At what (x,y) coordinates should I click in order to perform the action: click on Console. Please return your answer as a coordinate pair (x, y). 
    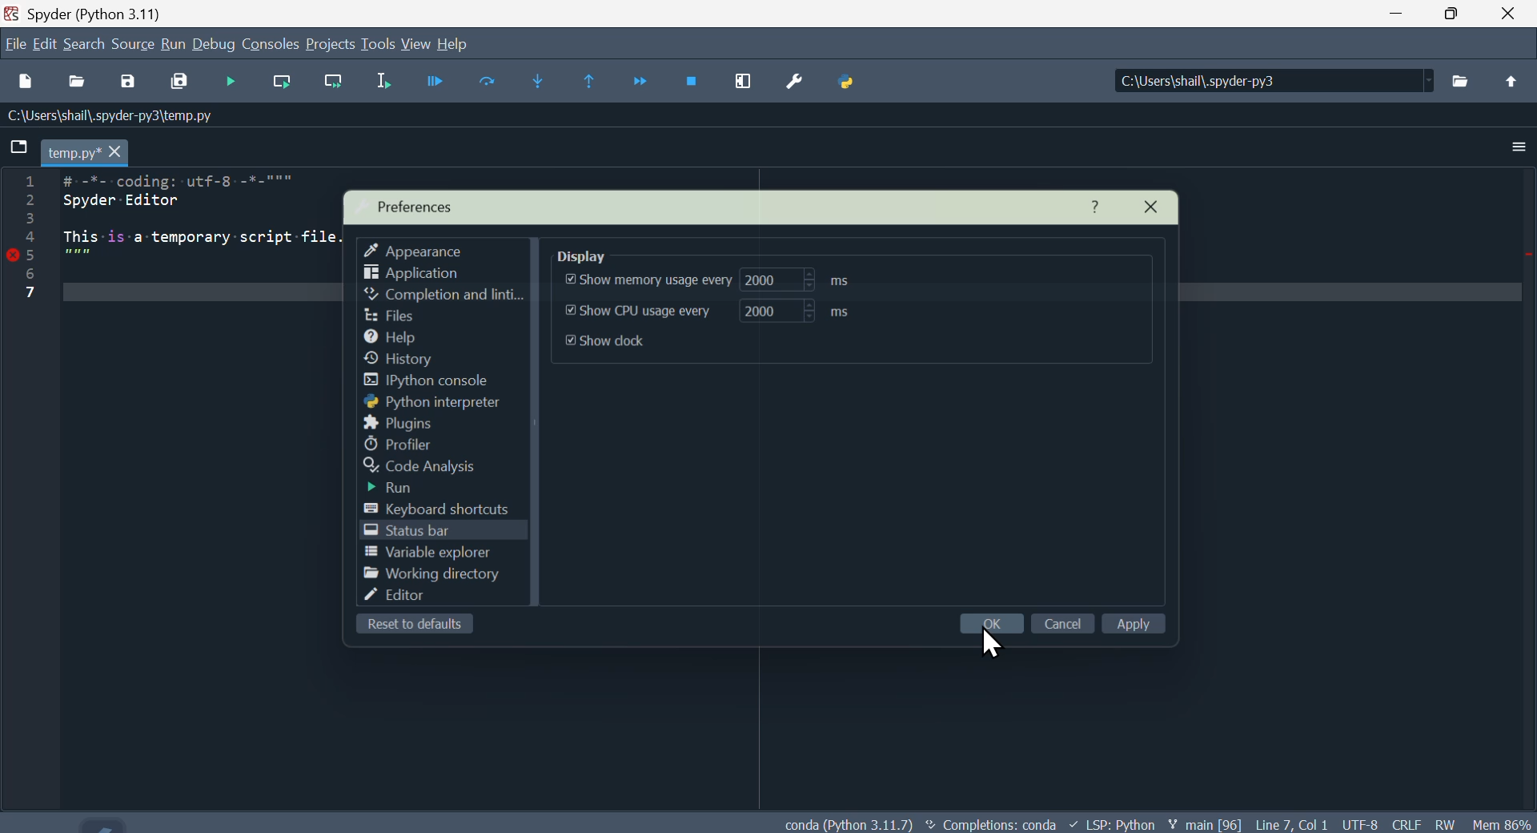
    Looking at the image, I should click on (272, 43).